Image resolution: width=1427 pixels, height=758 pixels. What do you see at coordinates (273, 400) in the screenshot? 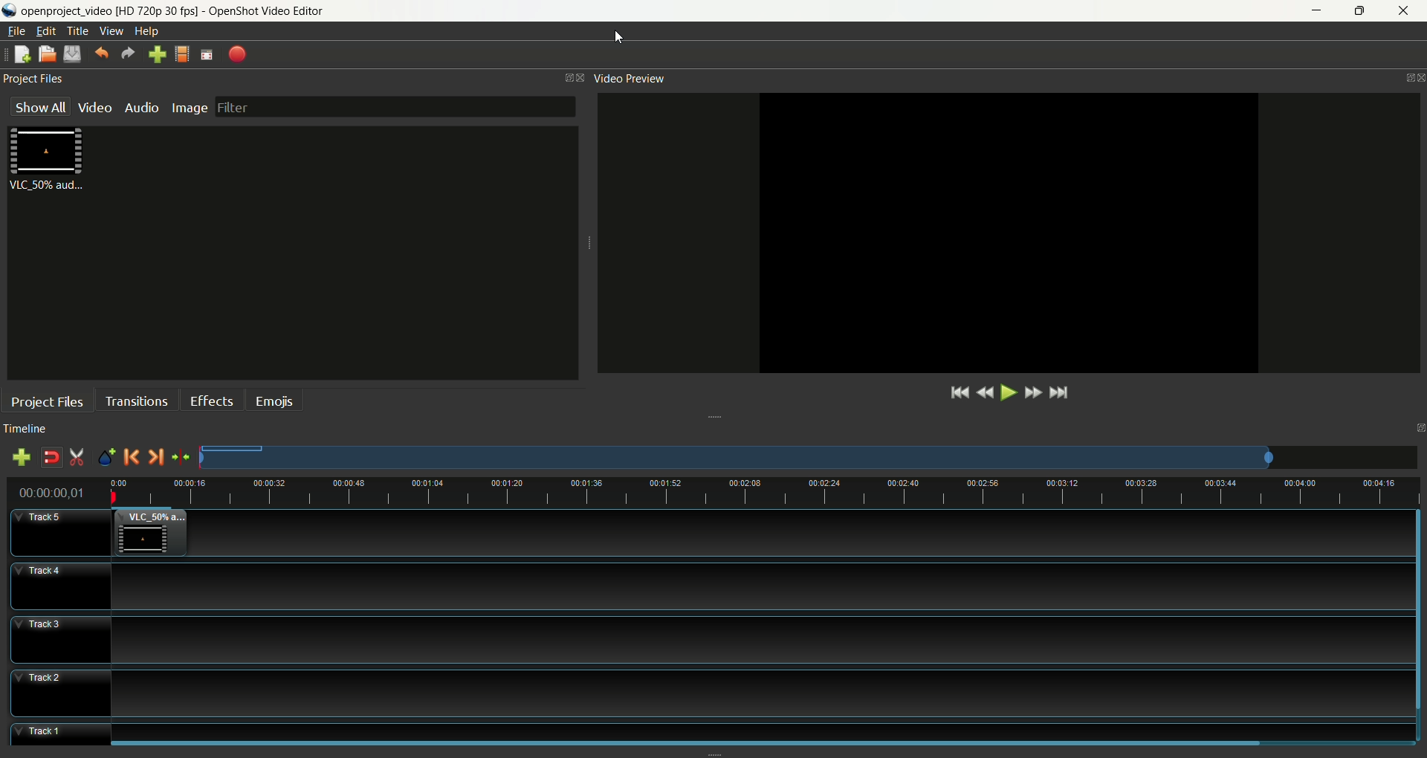
I see `emojis` at bounding box center [273, 400].